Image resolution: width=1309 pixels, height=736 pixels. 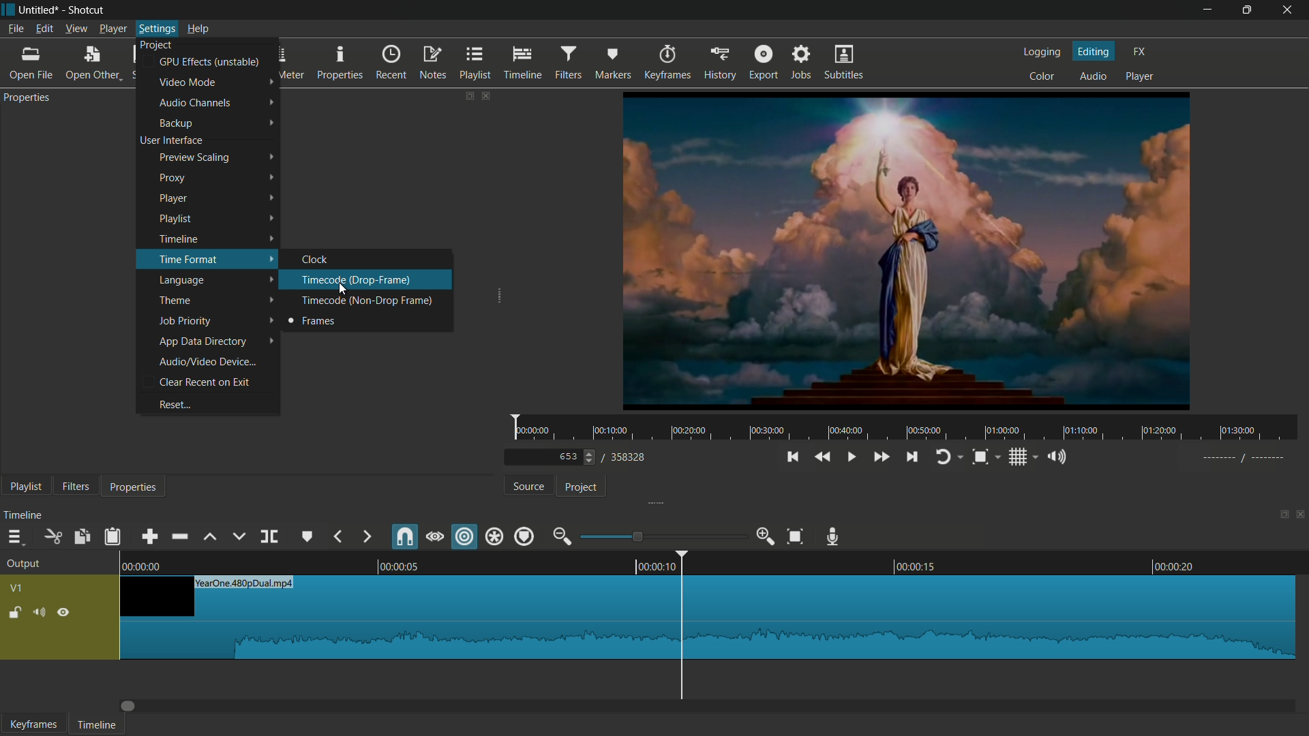 What do you see at coordinates (35, 725) in the screenshot?
I see `keyframes` at bounding box center [35, 725].